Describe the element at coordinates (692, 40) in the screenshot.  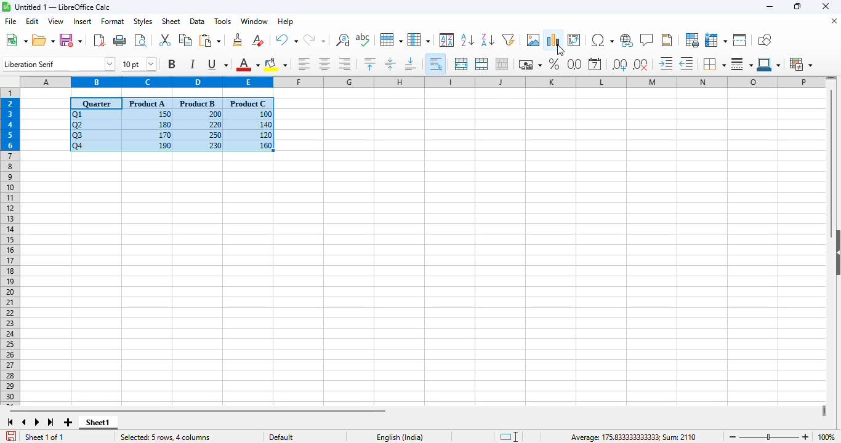
I see `define print area` at that location.